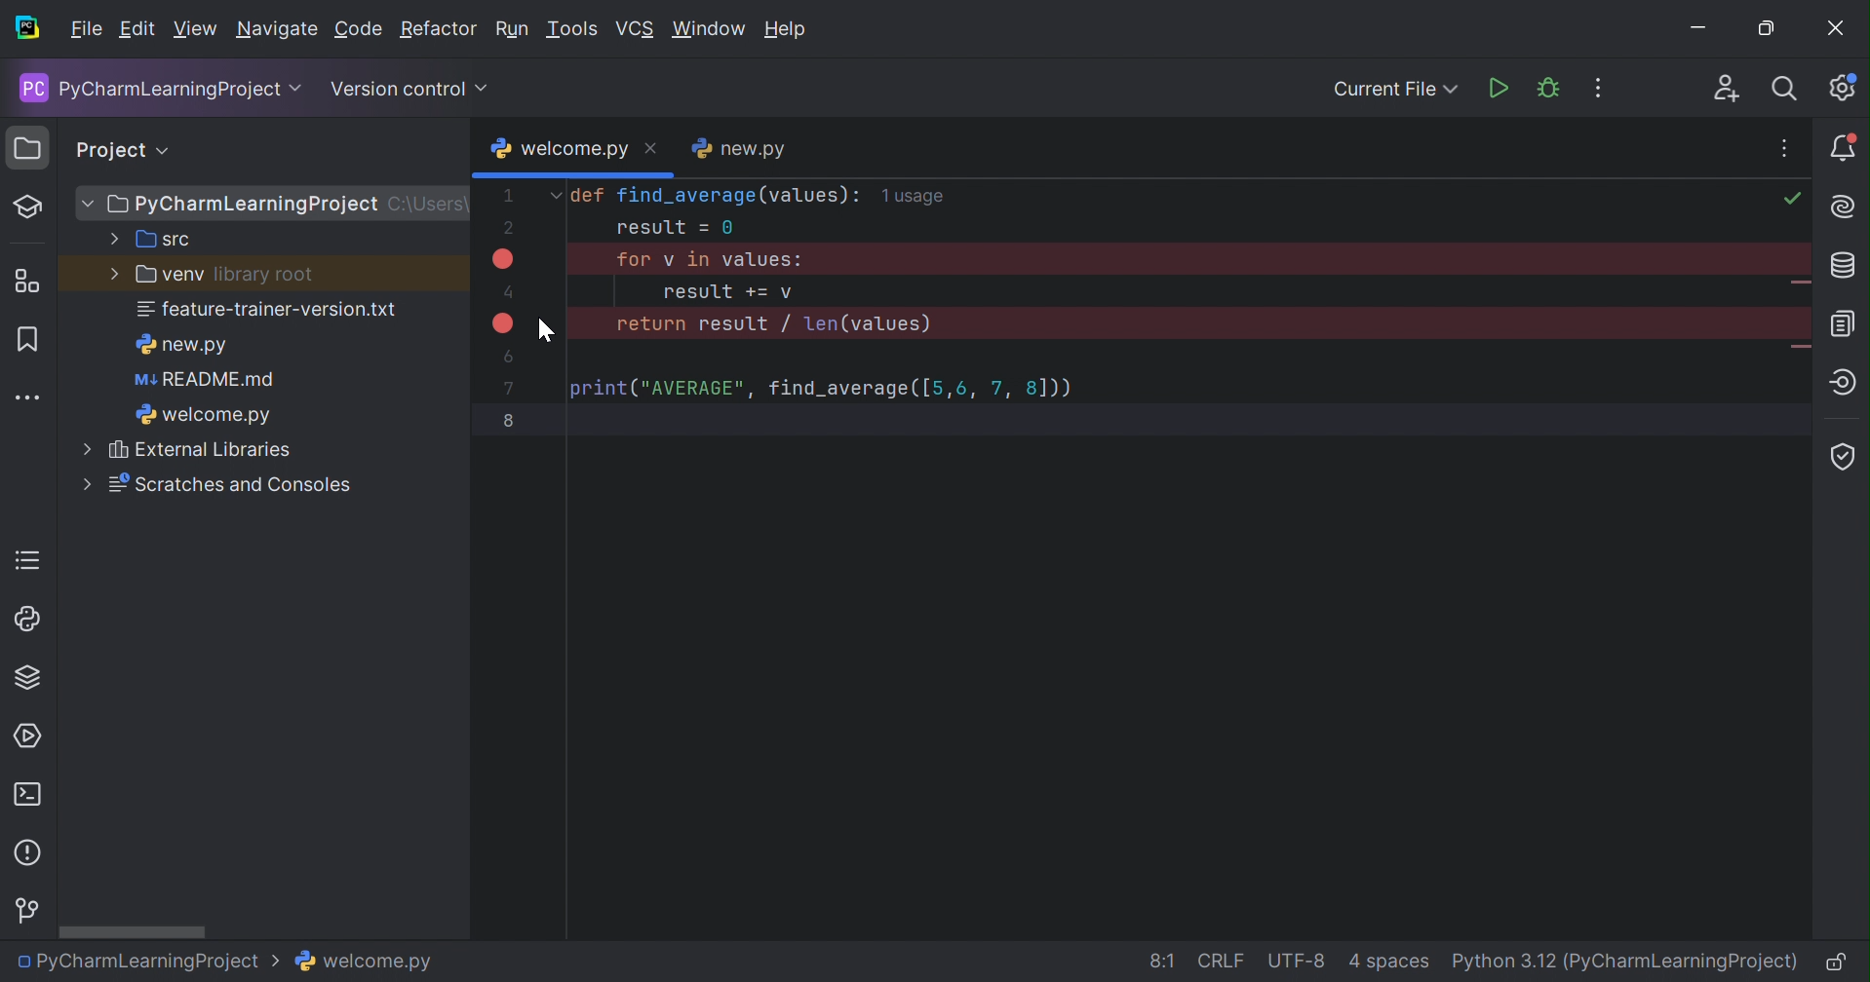 This screenshot has height=982, width=1870. What do you see at coordinates (28, 277) in the screenshot?
I see `Structure` at bounding box center [28, 277].